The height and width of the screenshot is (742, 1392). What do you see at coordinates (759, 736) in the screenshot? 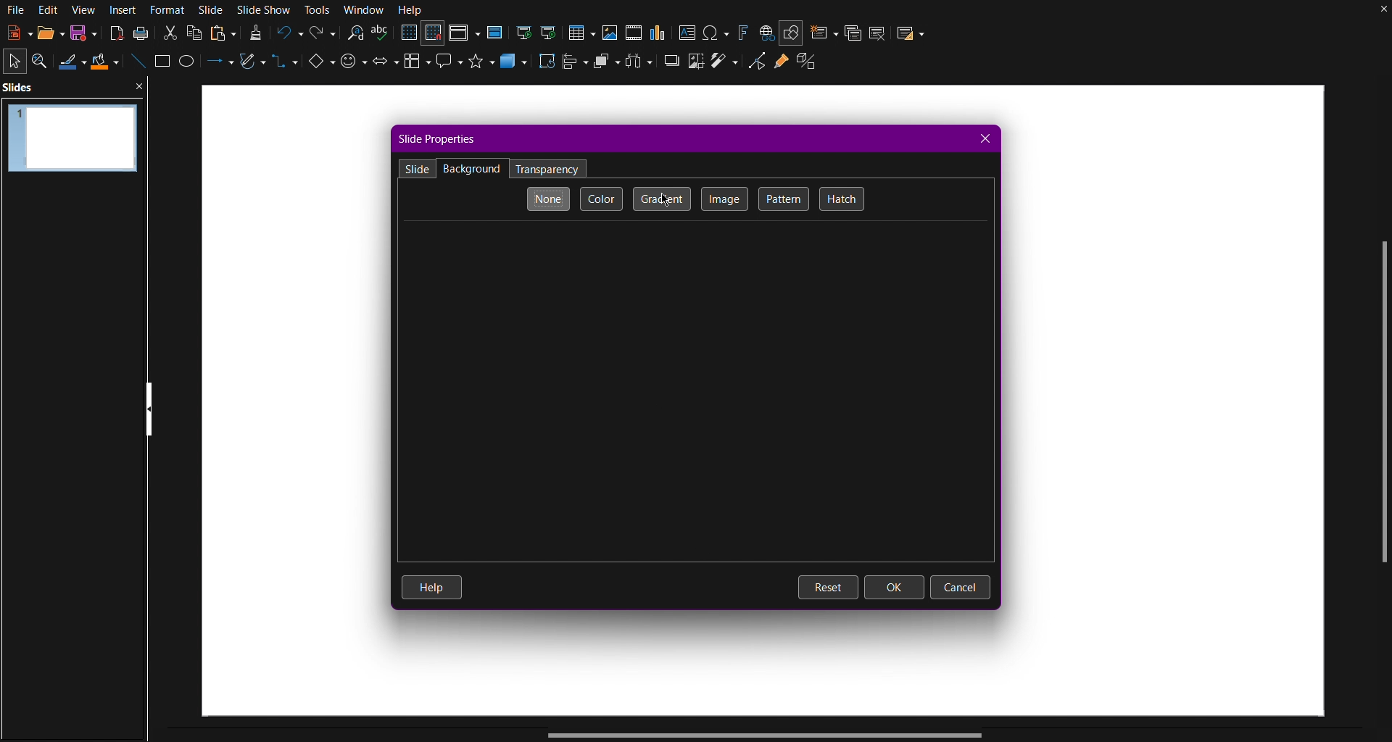
I see `Scrollbar` at bounding box center [759, 736].